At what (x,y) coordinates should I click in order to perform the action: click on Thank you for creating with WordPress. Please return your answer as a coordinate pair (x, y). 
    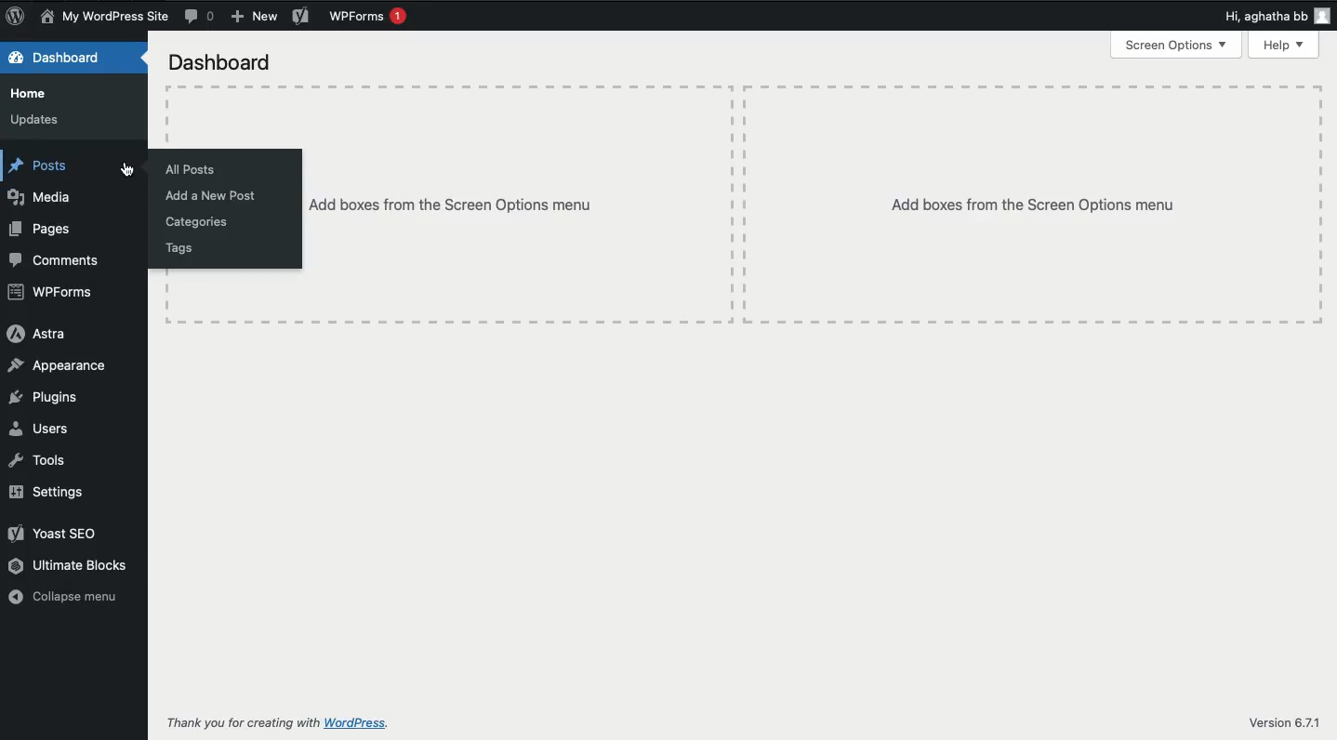
    Looking at the image, I should click on (274, 725).